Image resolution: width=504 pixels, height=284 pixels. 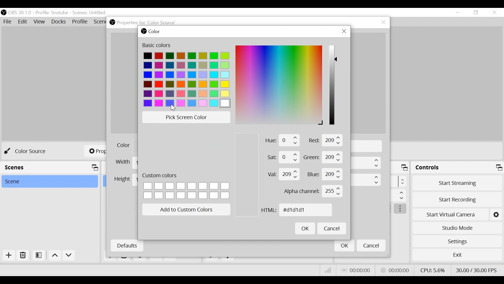 What do you see at coordinates (457, 200) in the screenshot?
I see `Start Recording` at bounding box center [457, 200].